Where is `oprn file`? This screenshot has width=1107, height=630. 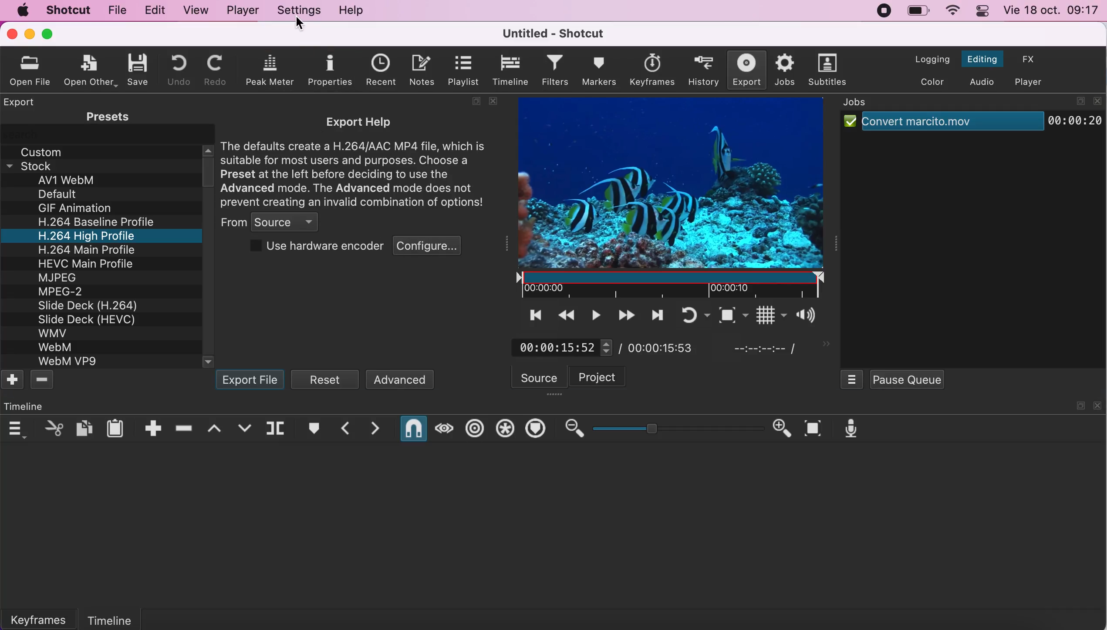 oprn file is located at coordinates (34, 70).